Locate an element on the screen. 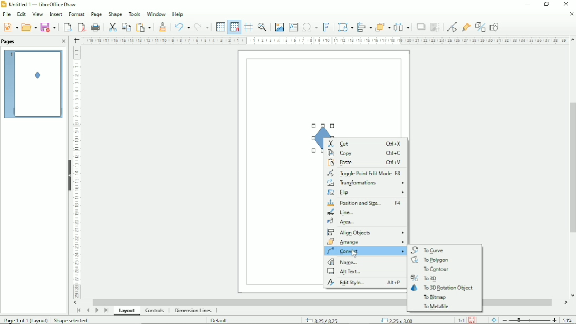  Flip is located at coordinates (365, 194).